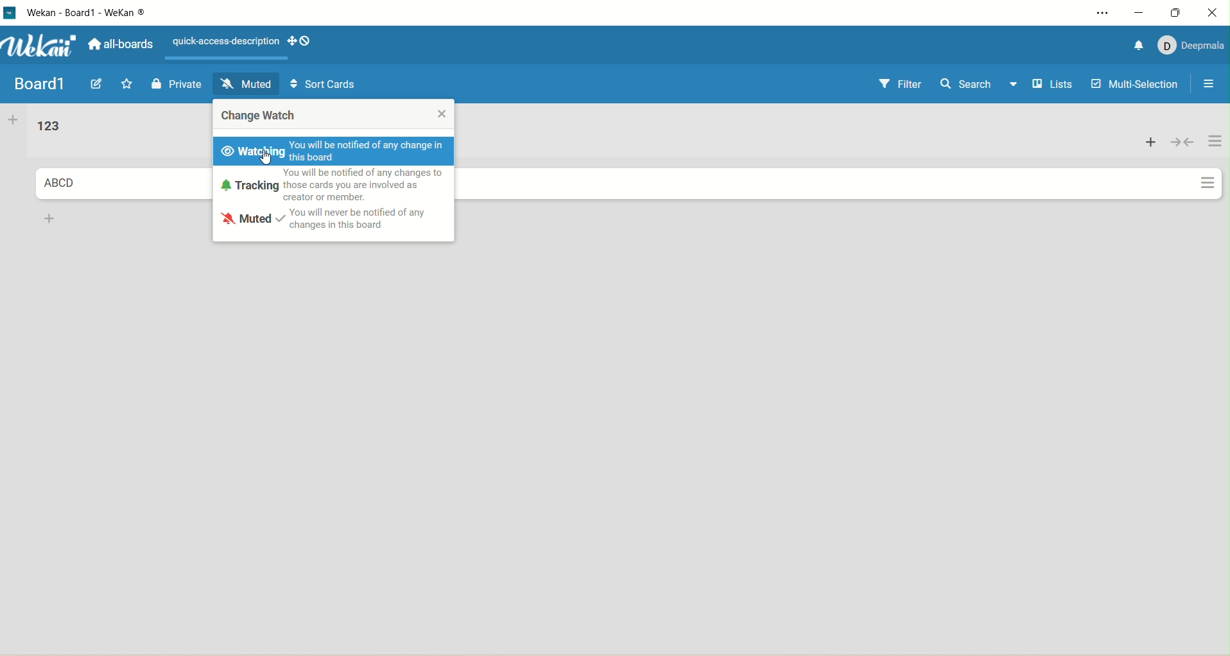  Describe the element at coordinates (967, 86) in the screenshot. I see `search` at that location.